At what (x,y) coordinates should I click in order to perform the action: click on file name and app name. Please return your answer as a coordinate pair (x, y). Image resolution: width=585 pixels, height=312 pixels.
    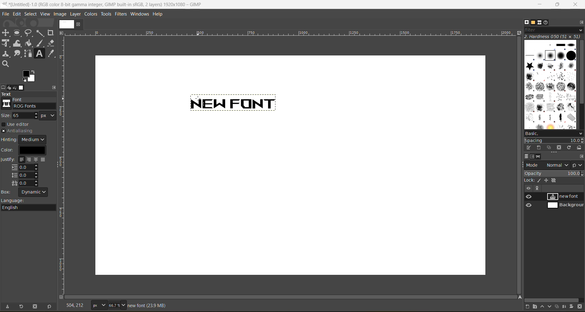
    Looking at the image, I should click on (108, 4).